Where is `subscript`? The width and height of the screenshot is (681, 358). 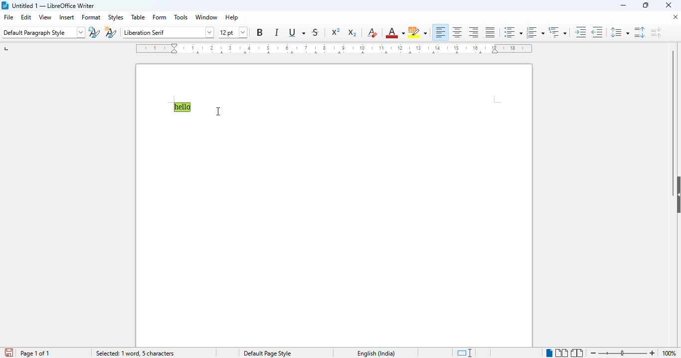 subscript is located at coordinates (351, 32).